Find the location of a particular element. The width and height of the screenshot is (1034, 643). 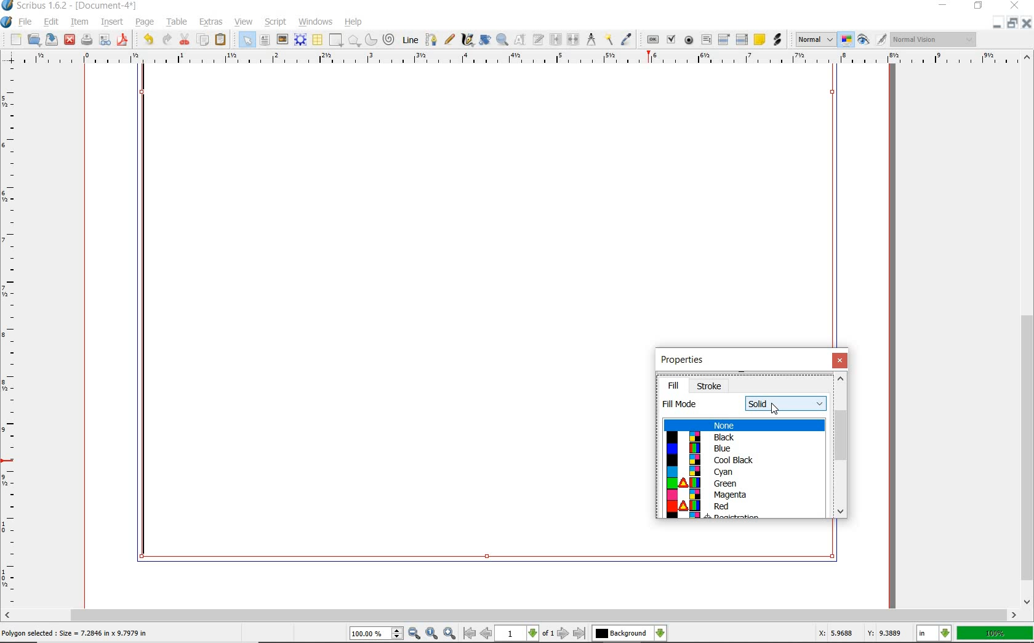

go to last page is located at coordinates (579, 633).